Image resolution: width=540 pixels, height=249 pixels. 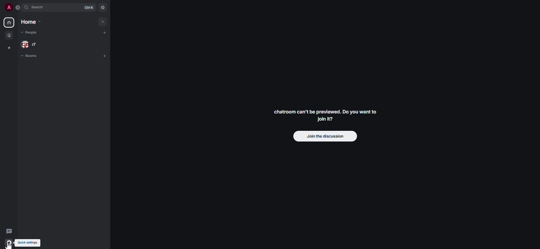 I want to click on search, so click(x=38, y=8).